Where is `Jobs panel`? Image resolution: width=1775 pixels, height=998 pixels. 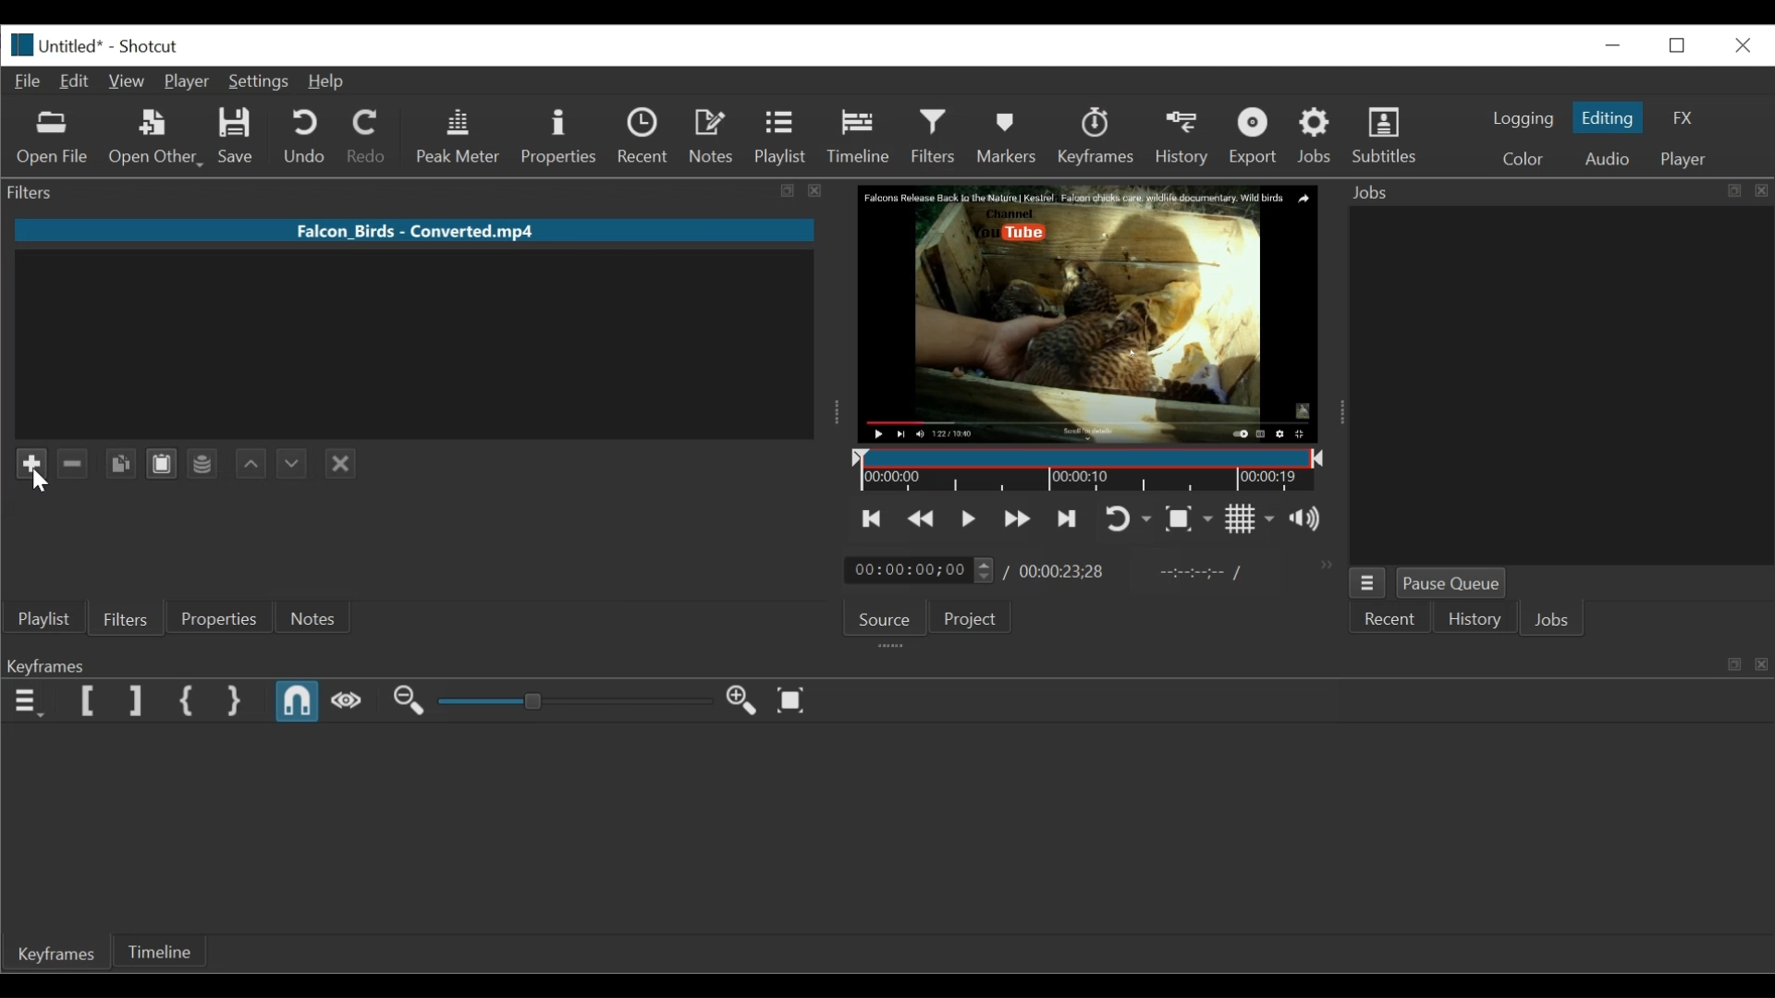
Jobs panel is located at coordinates (1561, 386).